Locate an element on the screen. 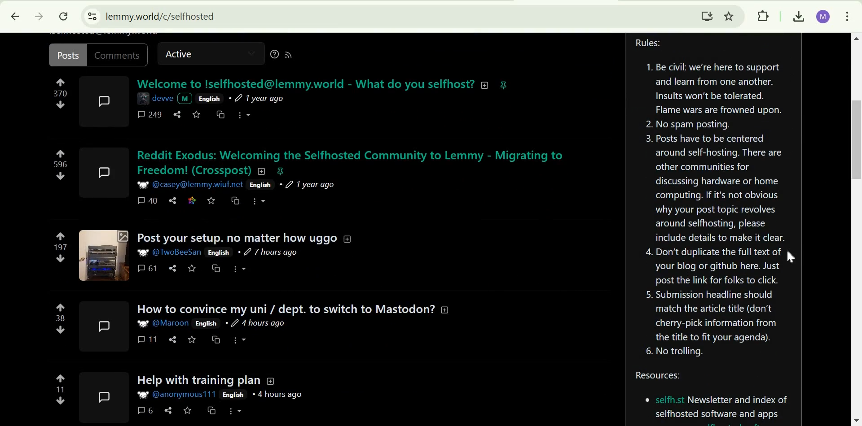 The height and width of the screenshot is (426, 862). Click to go back, hold to see history is located at coordinates (15, 16).